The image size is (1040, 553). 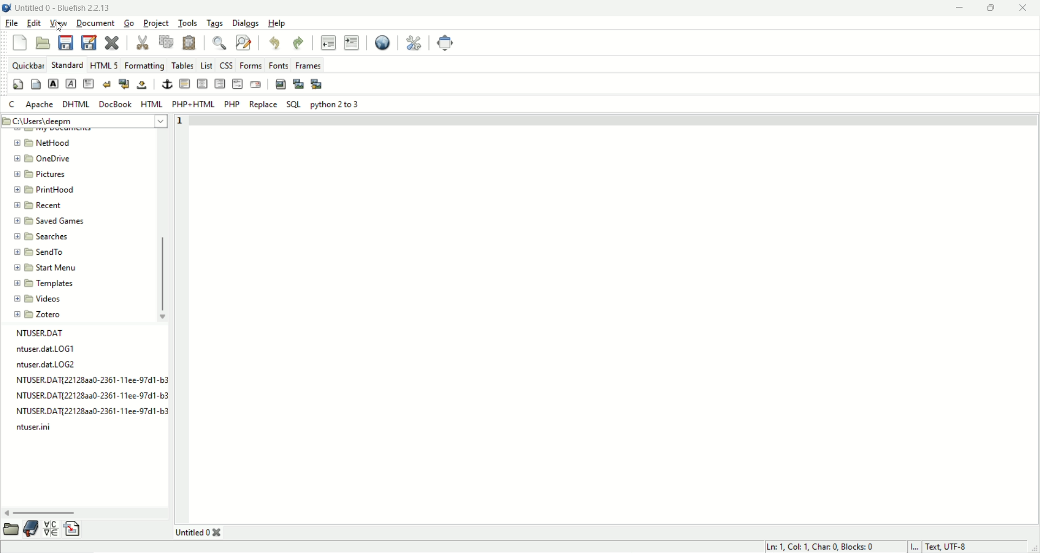 What do you see at coordinates (161, 225) in the screenshot?
I see `vertical scroll bar` at bounding box center [161, 225].